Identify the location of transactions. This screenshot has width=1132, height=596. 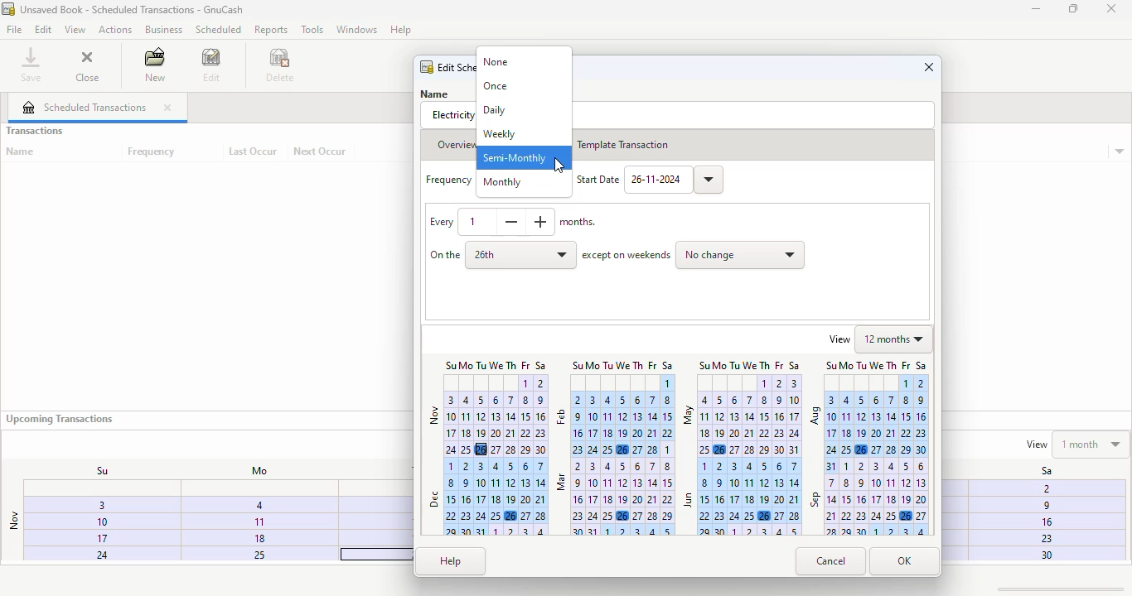
(34, 131).